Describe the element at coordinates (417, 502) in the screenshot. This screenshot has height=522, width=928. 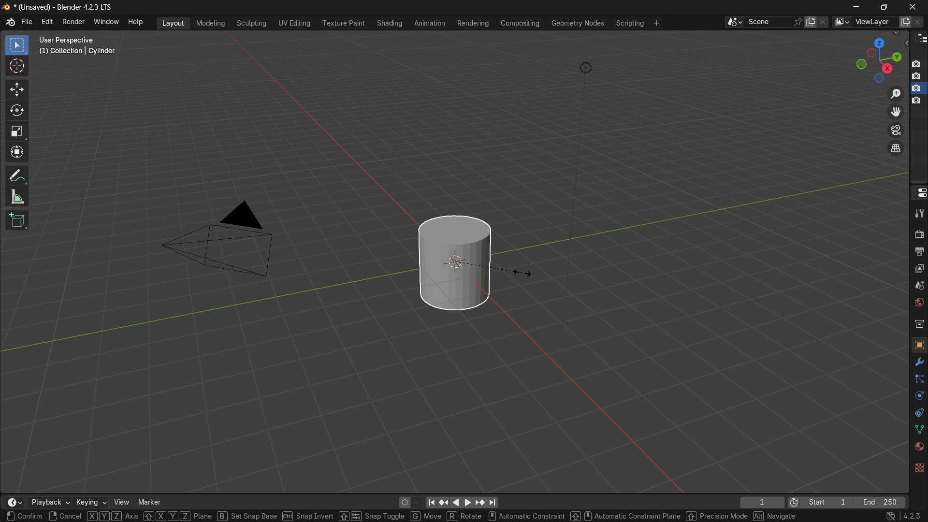
I see `auto keyframing` at that location.